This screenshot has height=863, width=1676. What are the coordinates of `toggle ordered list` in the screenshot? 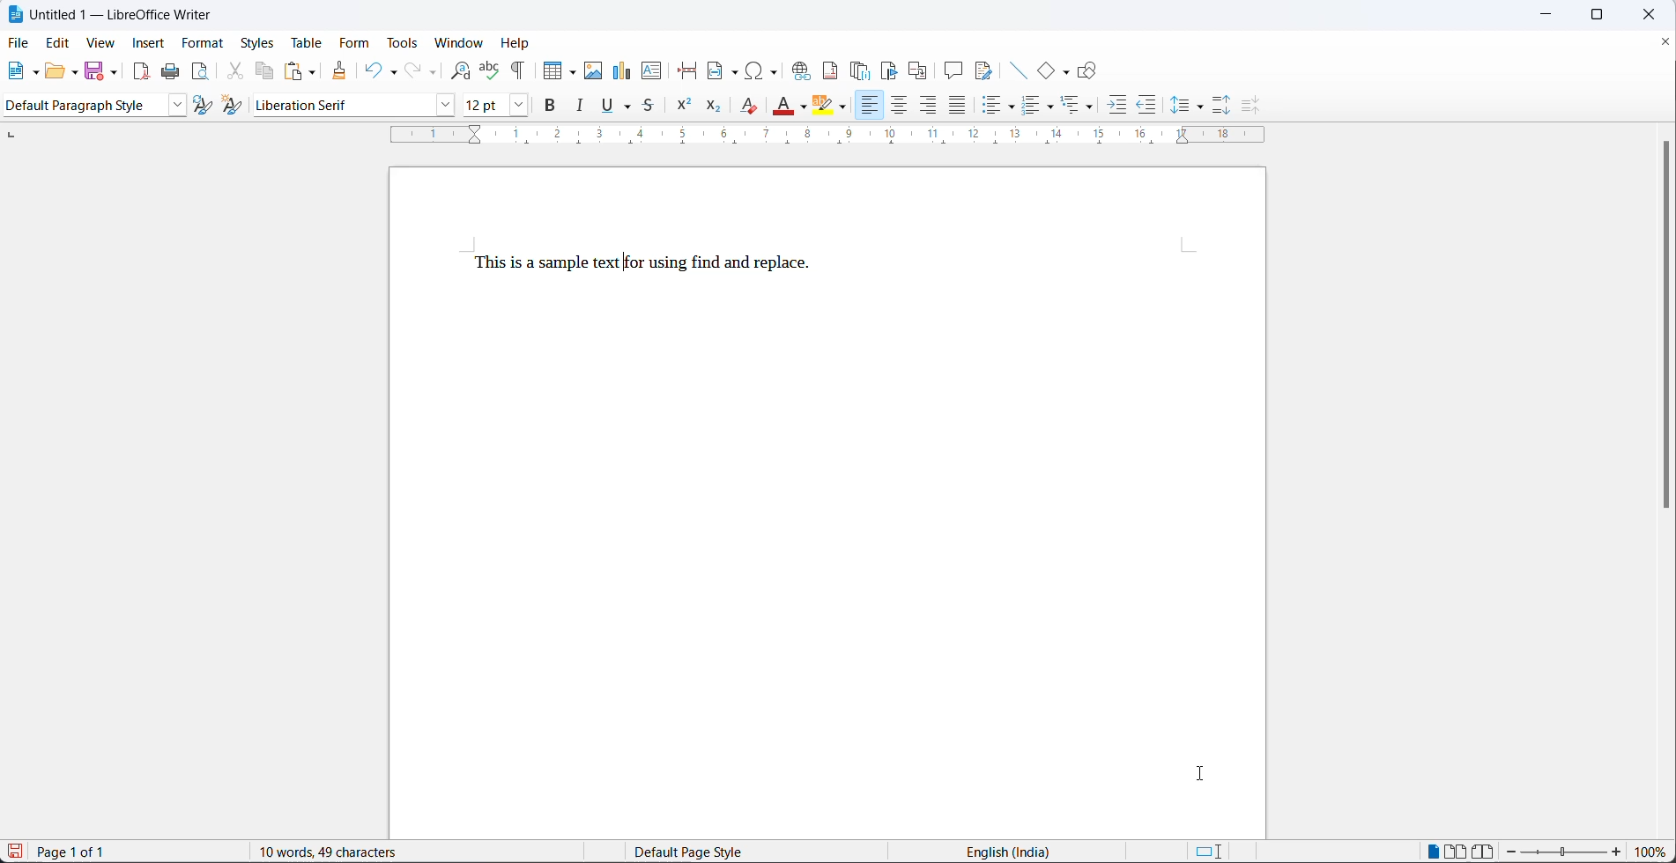 It's located at (1033, 107).